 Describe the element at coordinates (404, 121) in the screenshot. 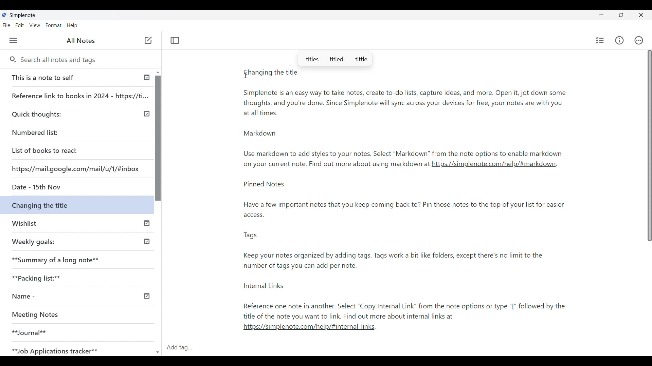

I see `Current note text` at that location.